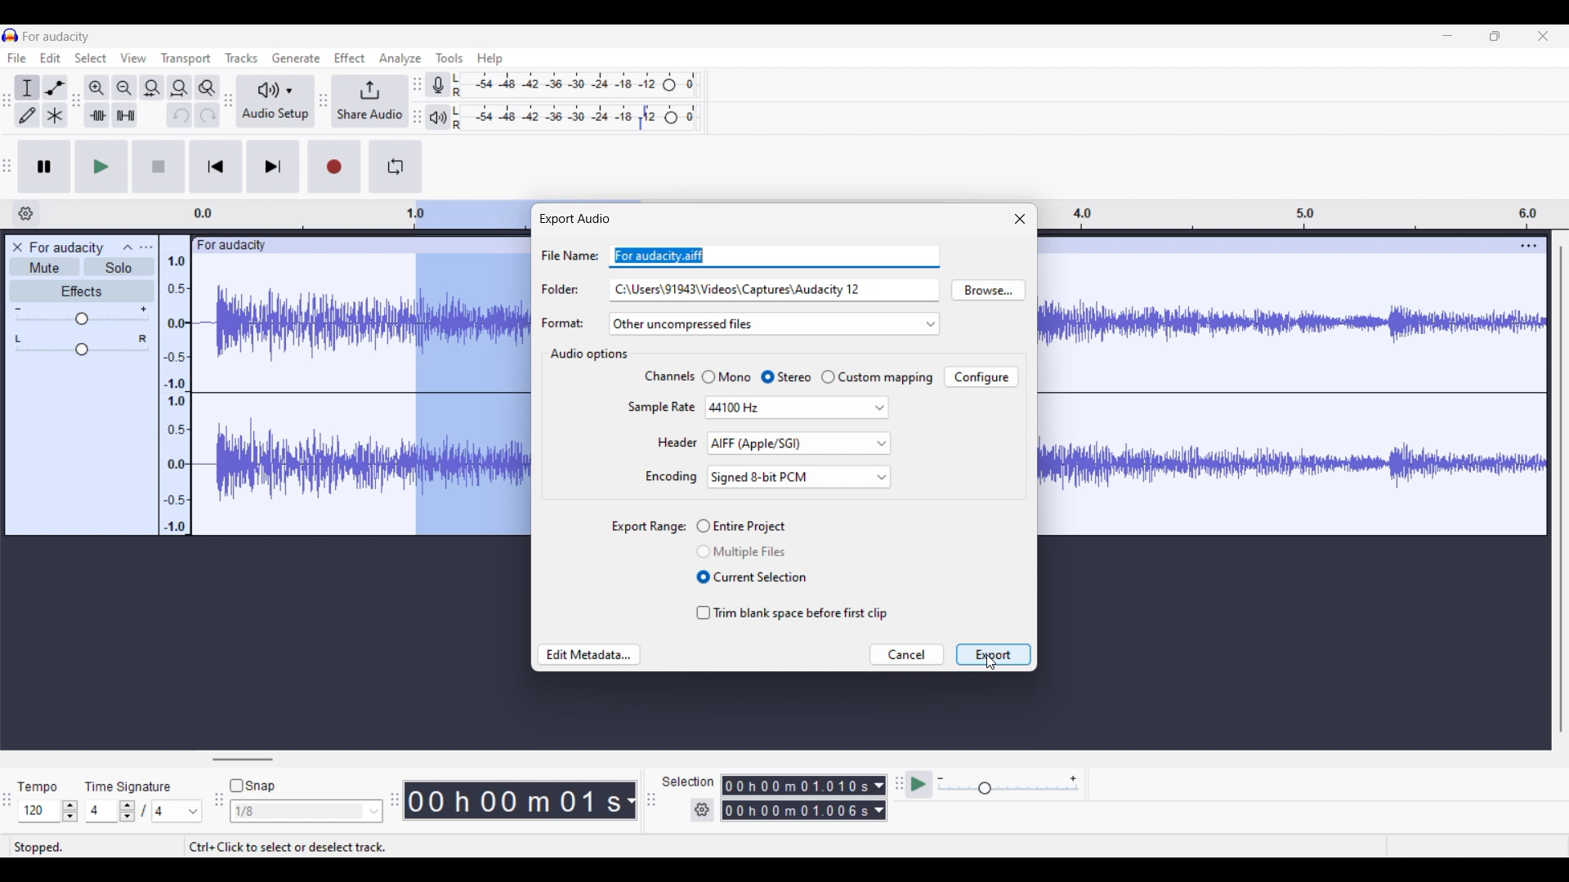  I want to click on Playback meter, so click(437, 117).